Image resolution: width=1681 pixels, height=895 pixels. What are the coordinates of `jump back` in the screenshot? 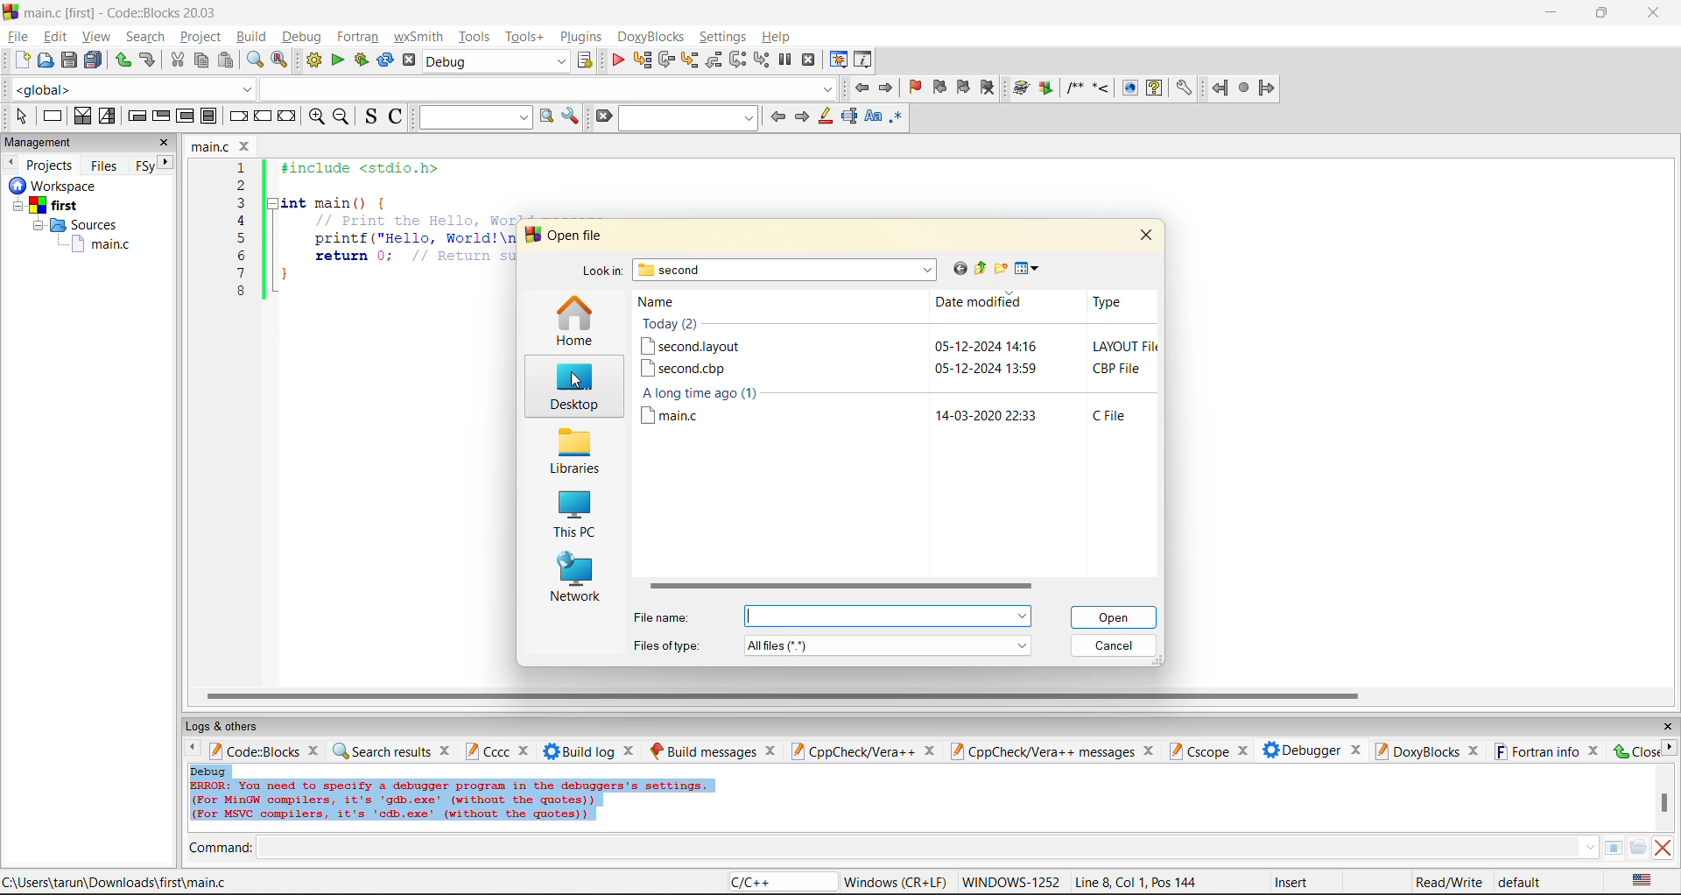 It's located at (860, 88).